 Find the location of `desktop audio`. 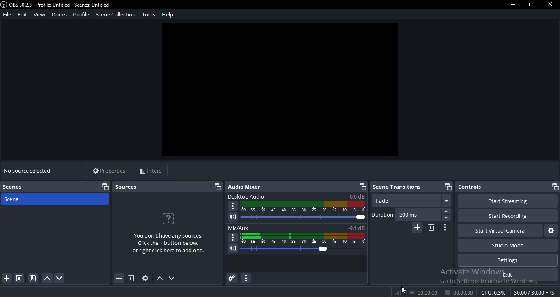

desktop audio is located at coordinates (295, 197).